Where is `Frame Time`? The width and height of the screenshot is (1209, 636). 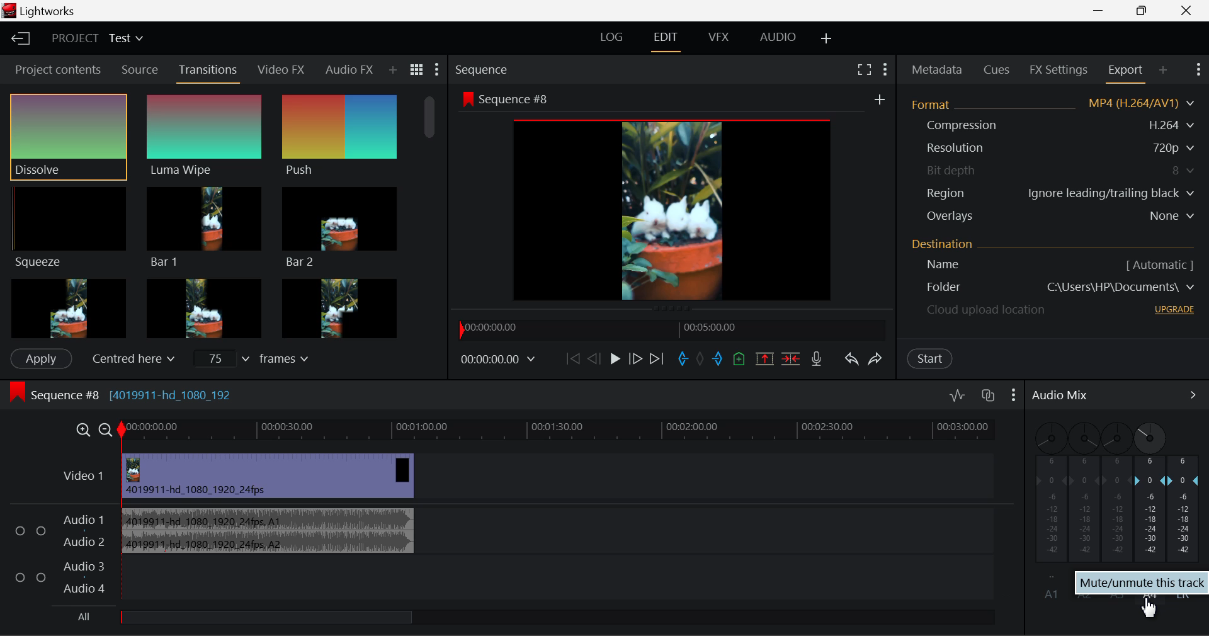
Frame Time is located at coordinates (500, 360).